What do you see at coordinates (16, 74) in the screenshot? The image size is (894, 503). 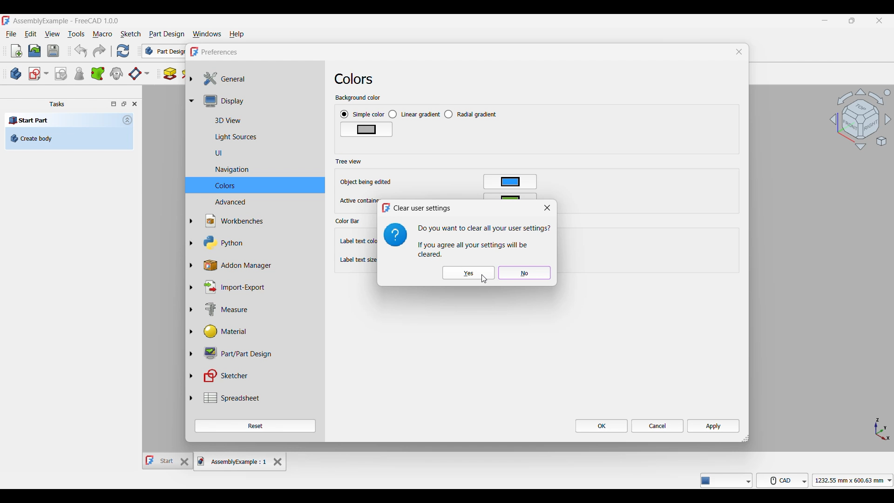 I see `Create body` at bounding box center [16, 74].